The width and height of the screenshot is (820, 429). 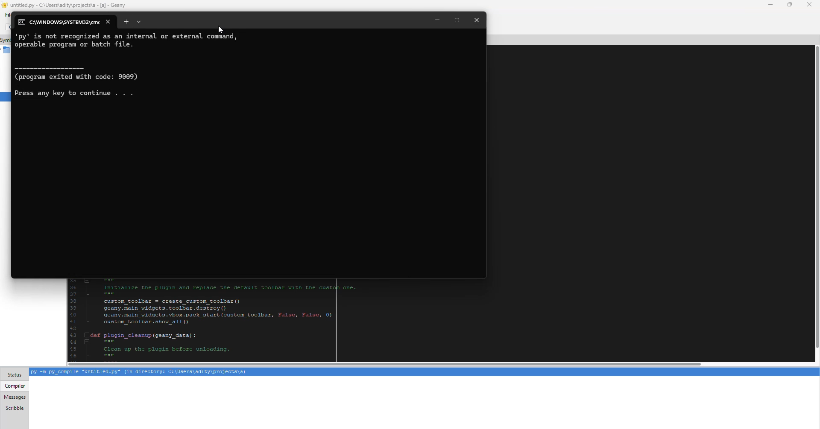 What do you see at coordinates (16, 386) in the screenshot?
I see `compiler` at bounding box center [16, 386].